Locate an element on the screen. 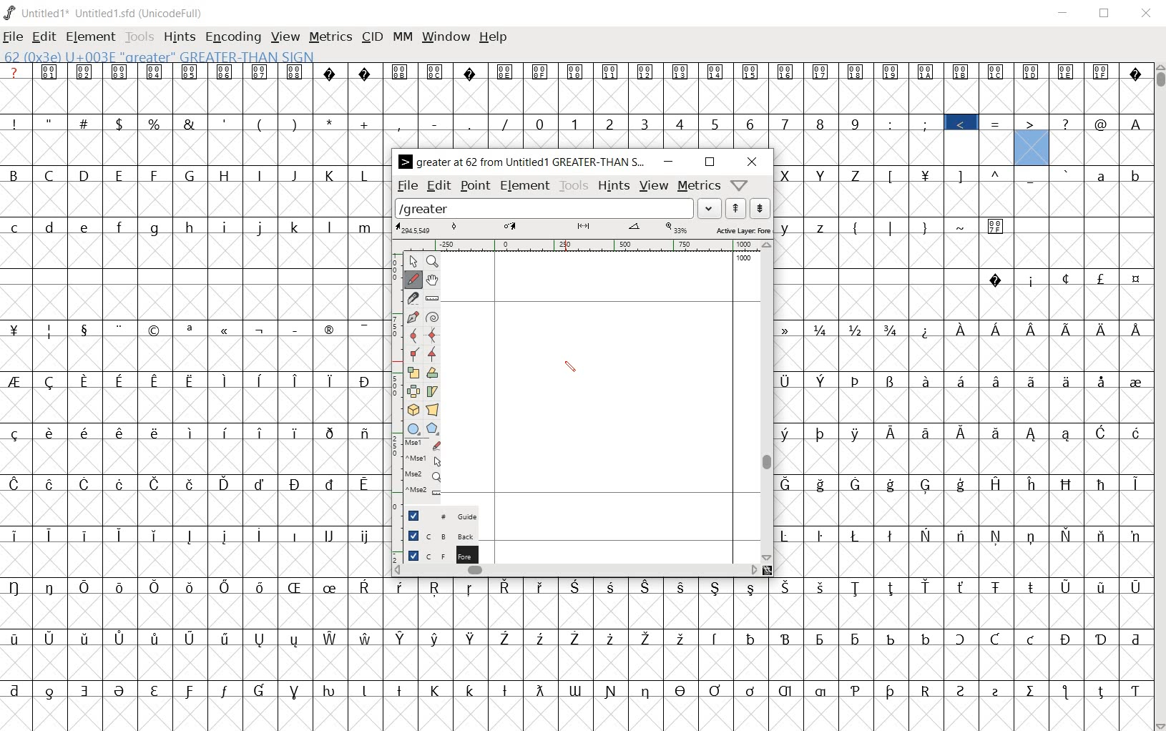 Image resolution: width=1166 pixels, height=731 pixels. rotate the selection in 3D and project back to plane is located at coordinates (413, 409).